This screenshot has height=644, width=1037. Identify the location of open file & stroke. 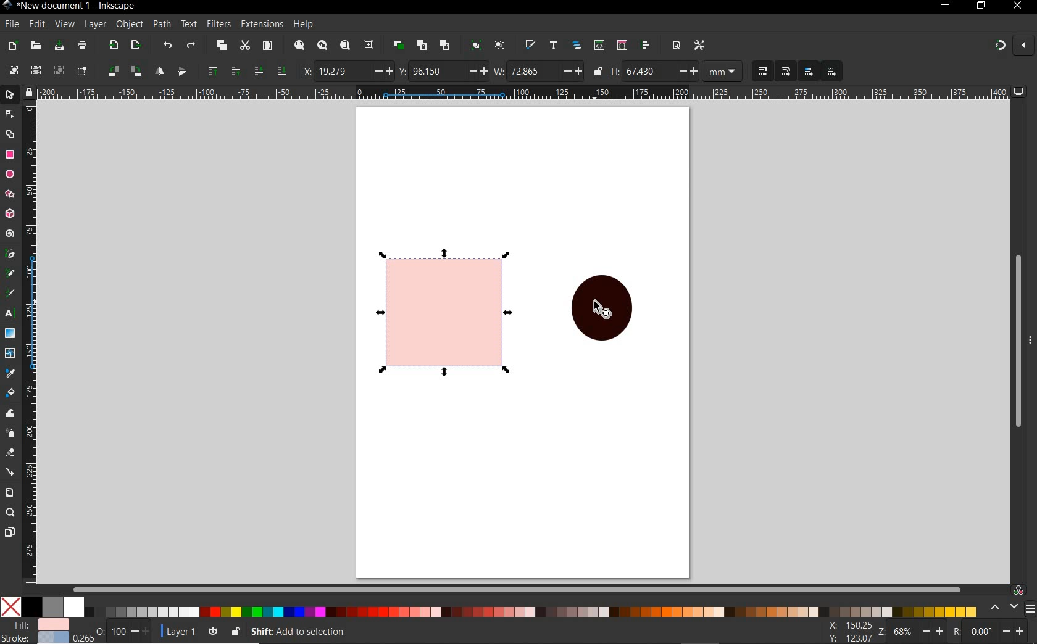
(530, 44).